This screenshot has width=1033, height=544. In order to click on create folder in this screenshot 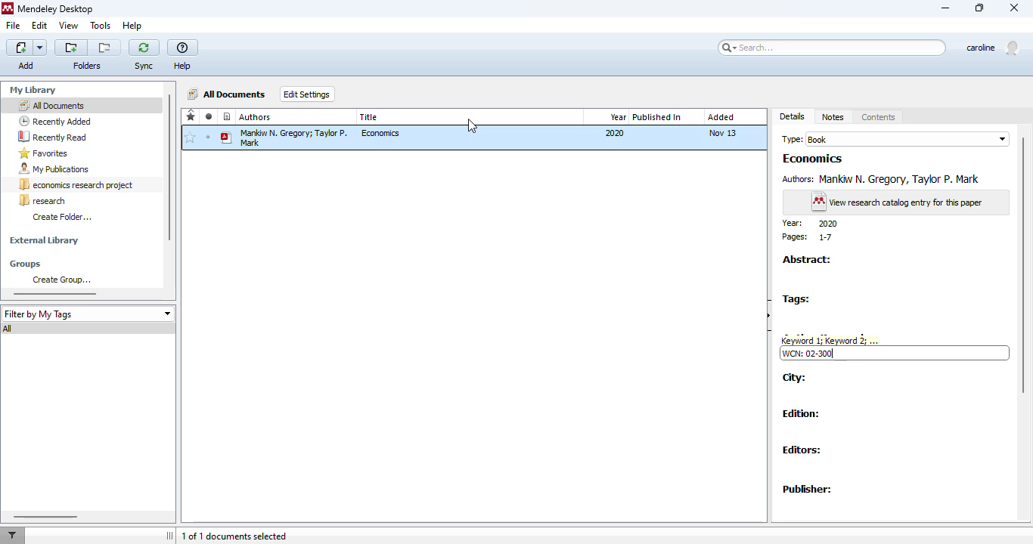, I will do `click(64, 217)`.